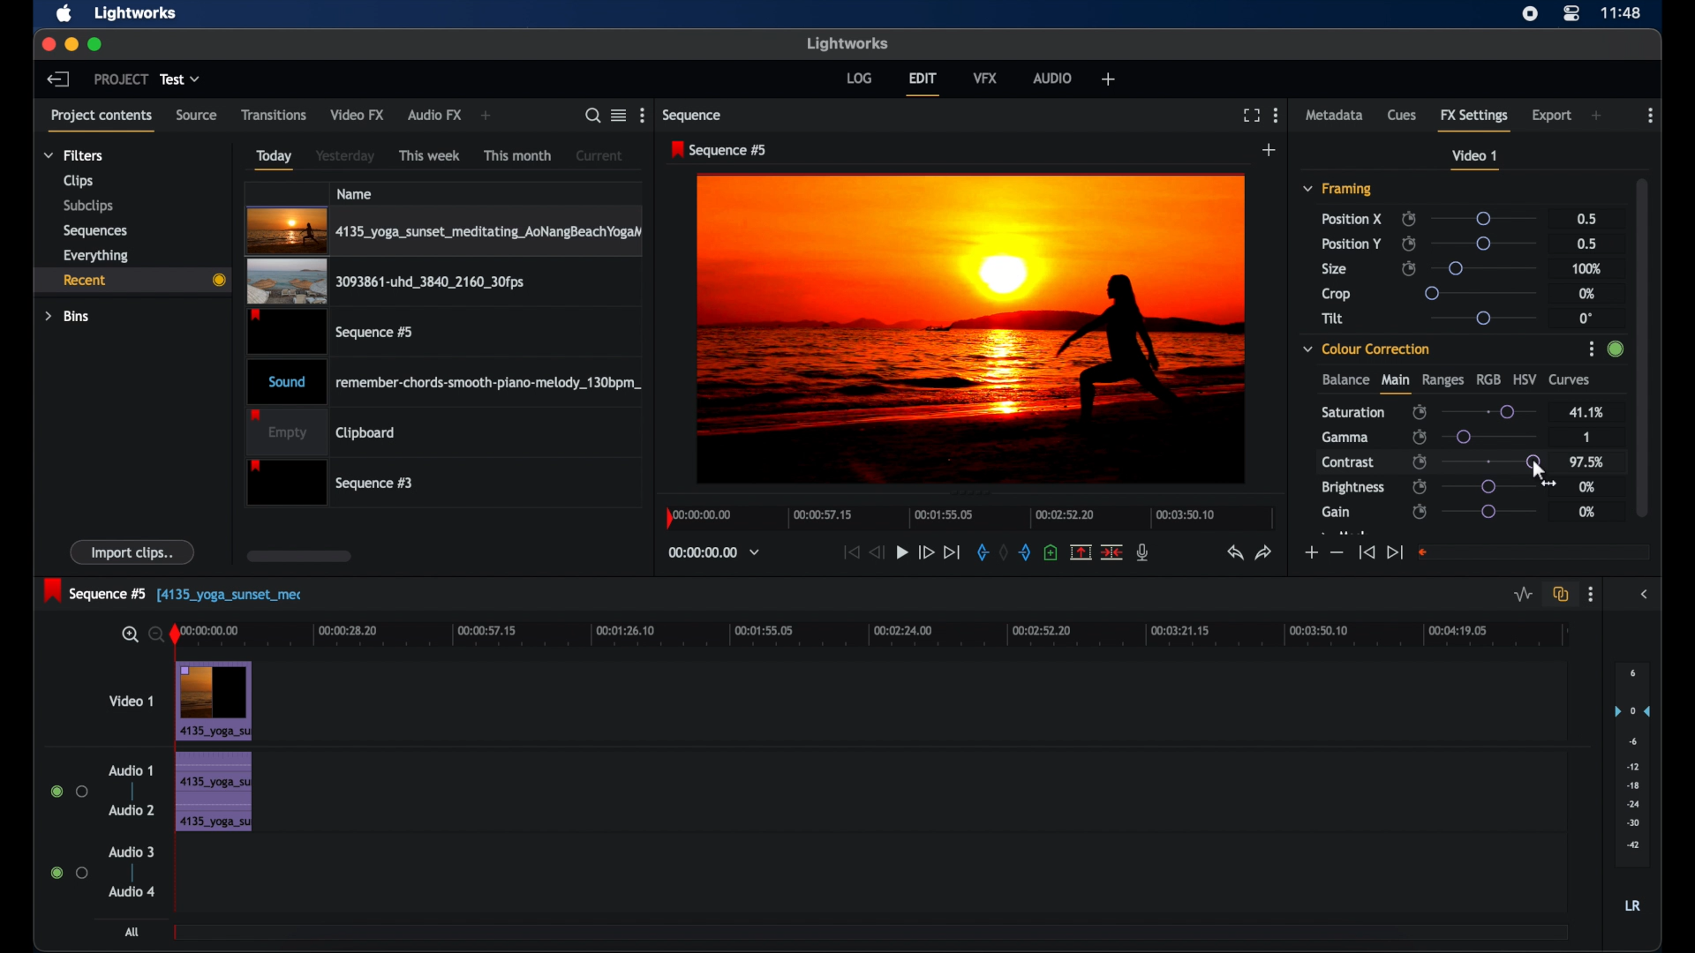 Image resolution: width=1695 pixels, height=953 pixels. What do you see at coordinates (197, 116) in the screenshot?
I see `source` at bounding box center [197, 116].